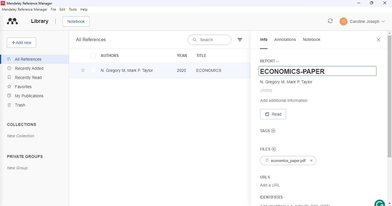 The width and height of the screenshot is (392, 206). What do you see at coordinates (312, 161) in the screenshot?
I see `cancel` at bounding box center [312, 161].